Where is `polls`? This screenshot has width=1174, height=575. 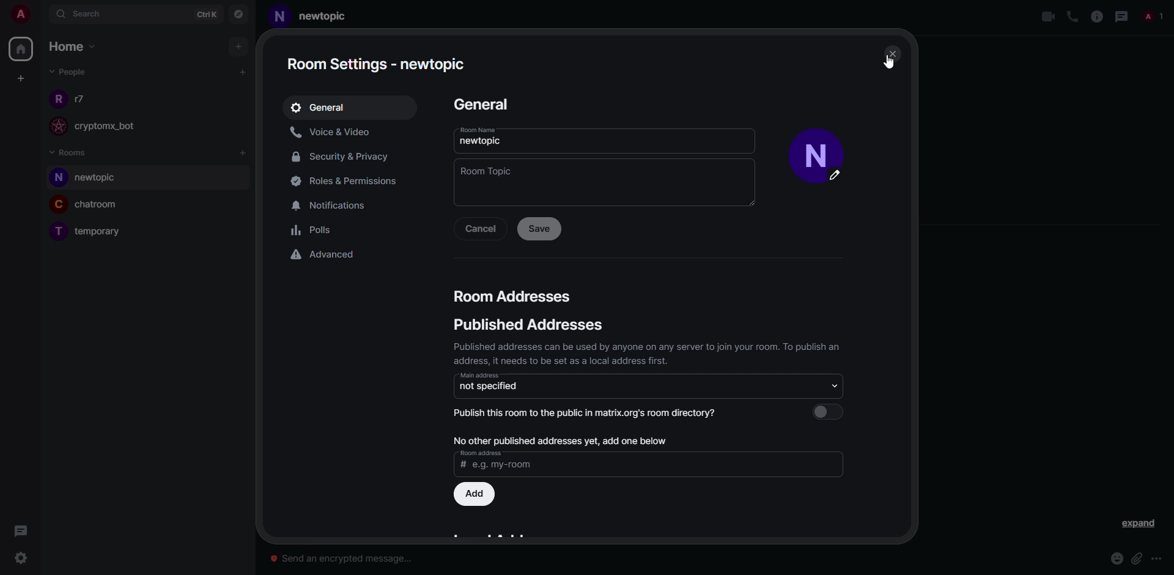 polls is located at coordinates (314, 232).